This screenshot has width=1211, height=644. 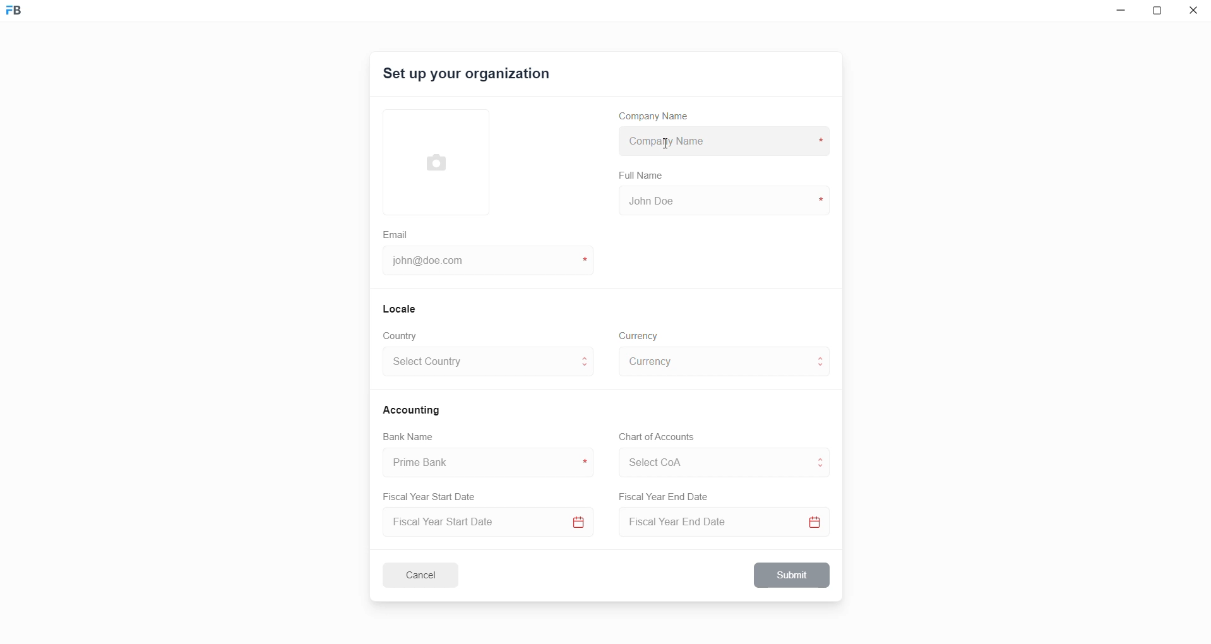 What do you see at coordinates (468, 76) in the screenshot?
I see `Set up your organization` at bounding box center [468, 76].